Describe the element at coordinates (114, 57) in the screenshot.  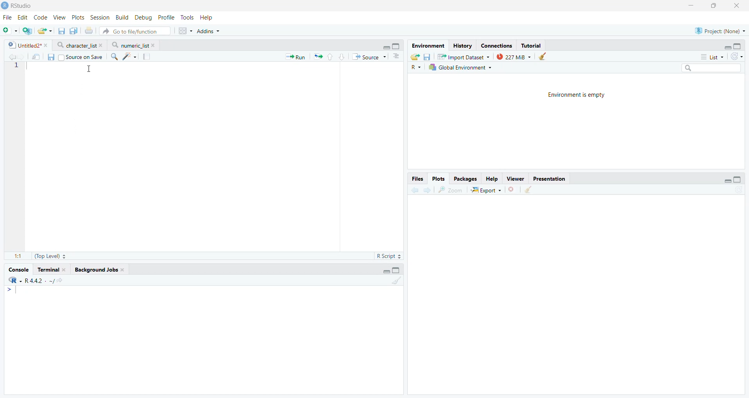
I see `Find/Replace` at that location.